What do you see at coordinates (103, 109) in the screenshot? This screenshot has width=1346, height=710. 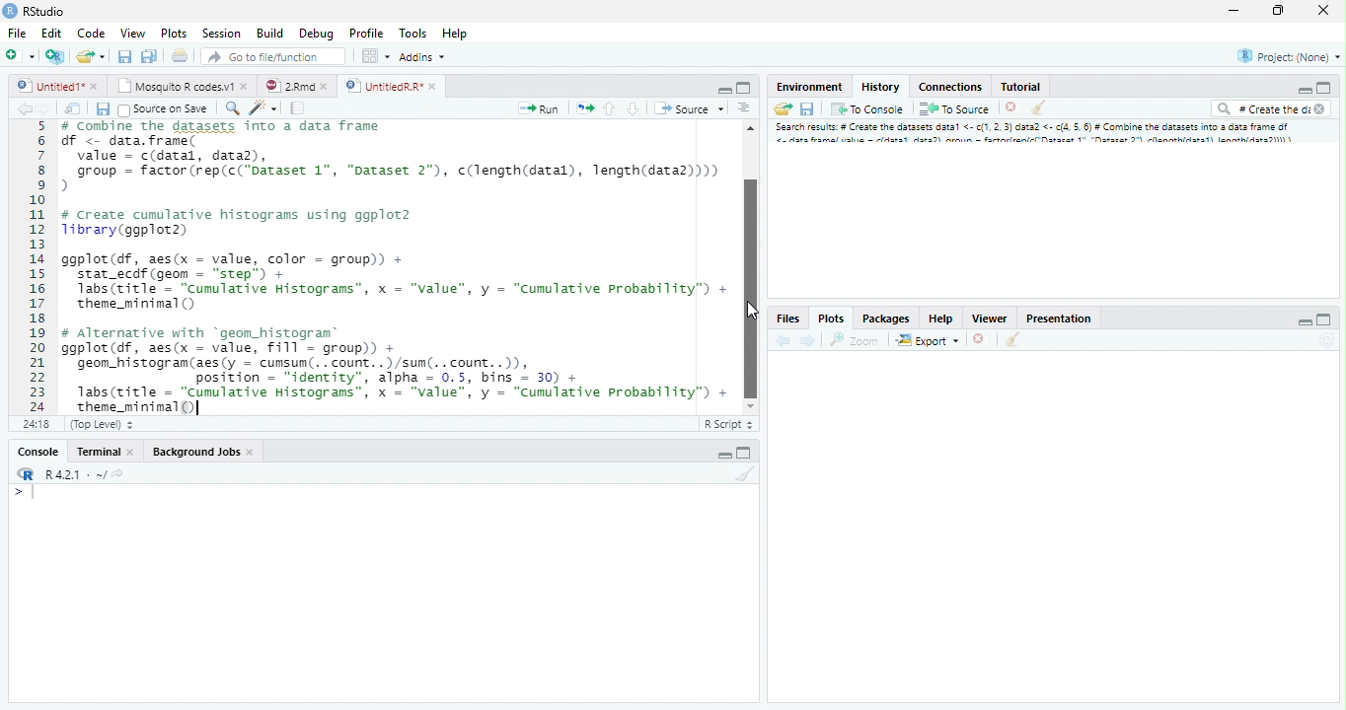 I see `Save` at bounding box center [103, 109].